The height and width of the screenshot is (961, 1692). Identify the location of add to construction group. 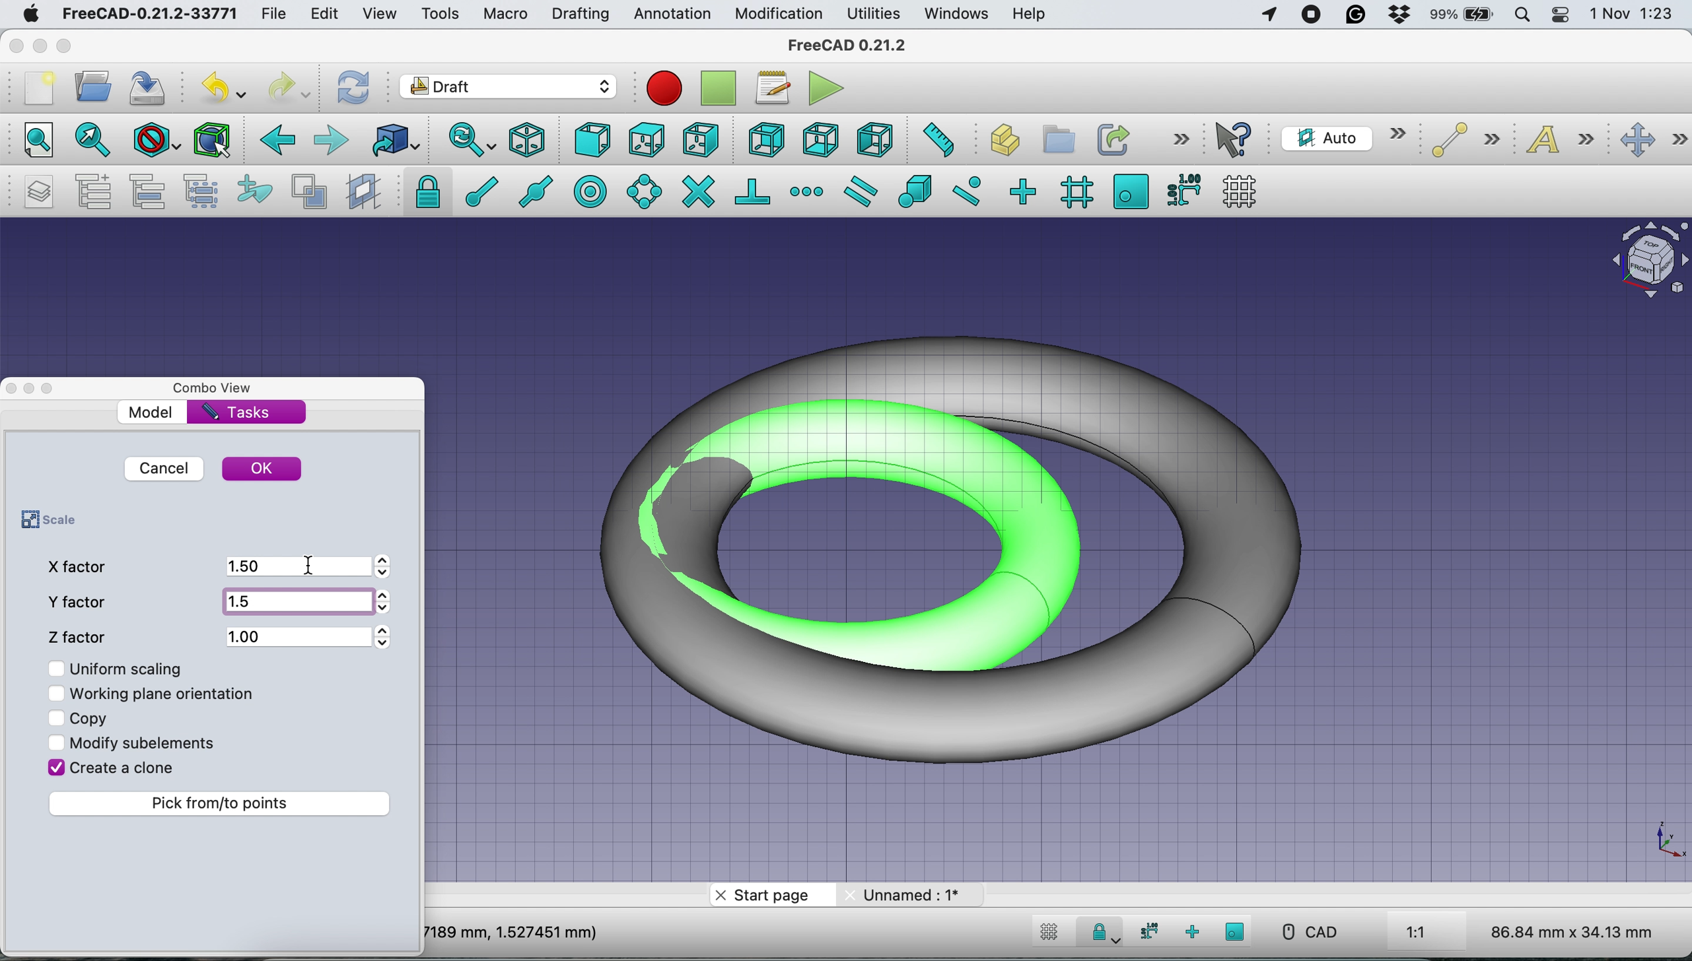
(250, 191).